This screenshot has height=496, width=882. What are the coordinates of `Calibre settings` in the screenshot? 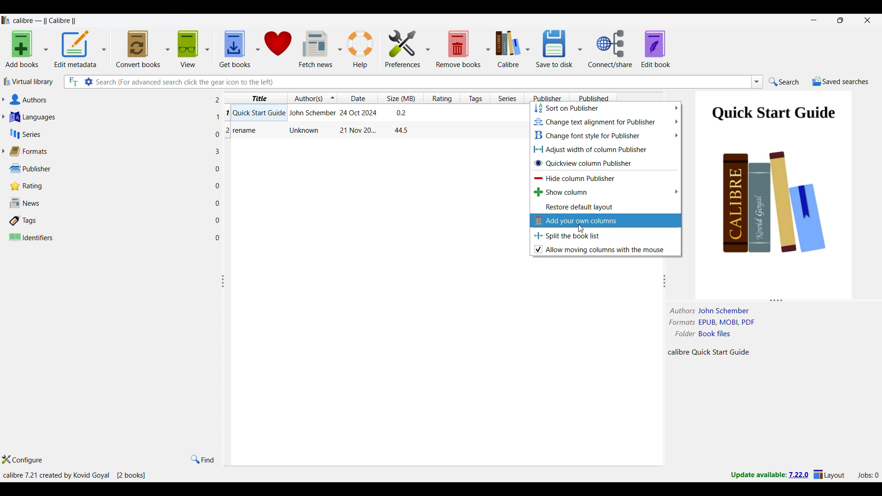 It's located at (512, 48).